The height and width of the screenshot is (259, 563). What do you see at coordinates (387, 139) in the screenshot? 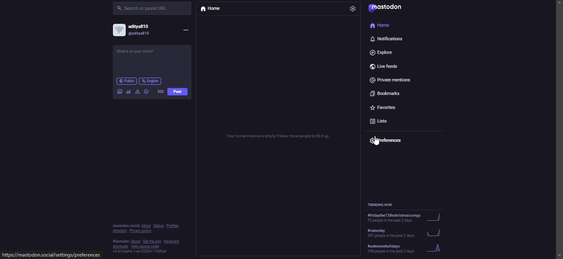
I see `preferences` at bounding box center [387, 139].